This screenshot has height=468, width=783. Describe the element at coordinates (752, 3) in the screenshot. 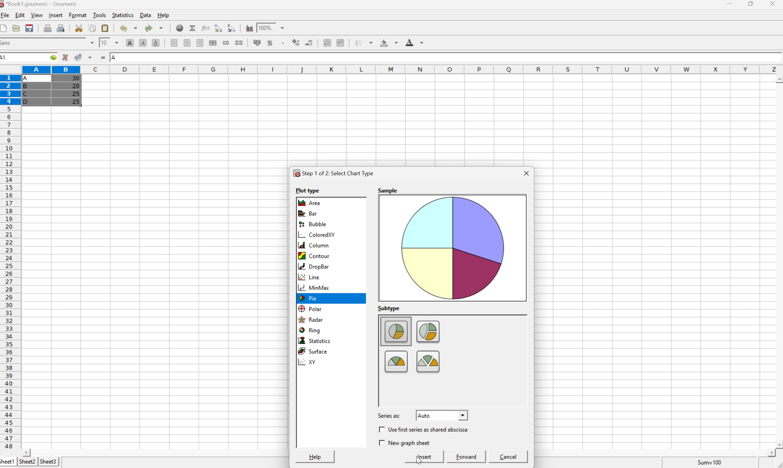

I see `Restore Down` at that location.